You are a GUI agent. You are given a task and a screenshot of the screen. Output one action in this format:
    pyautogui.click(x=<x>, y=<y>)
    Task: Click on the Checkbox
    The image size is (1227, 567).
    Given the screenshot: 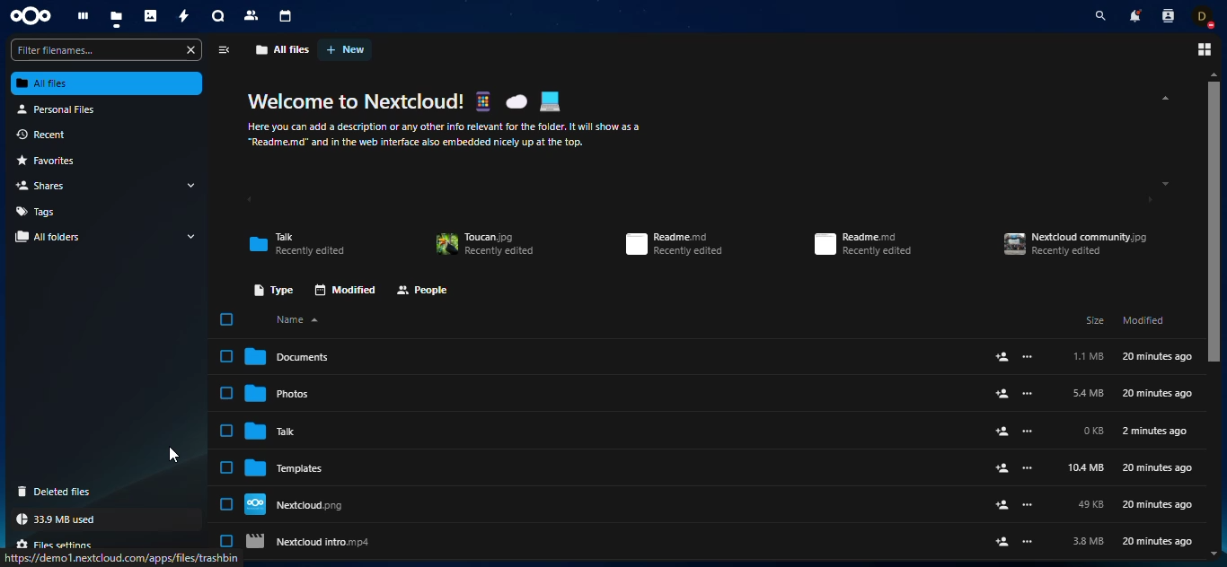 What is the action you would take?
    pyautogui.click(x=225, y=392)
    